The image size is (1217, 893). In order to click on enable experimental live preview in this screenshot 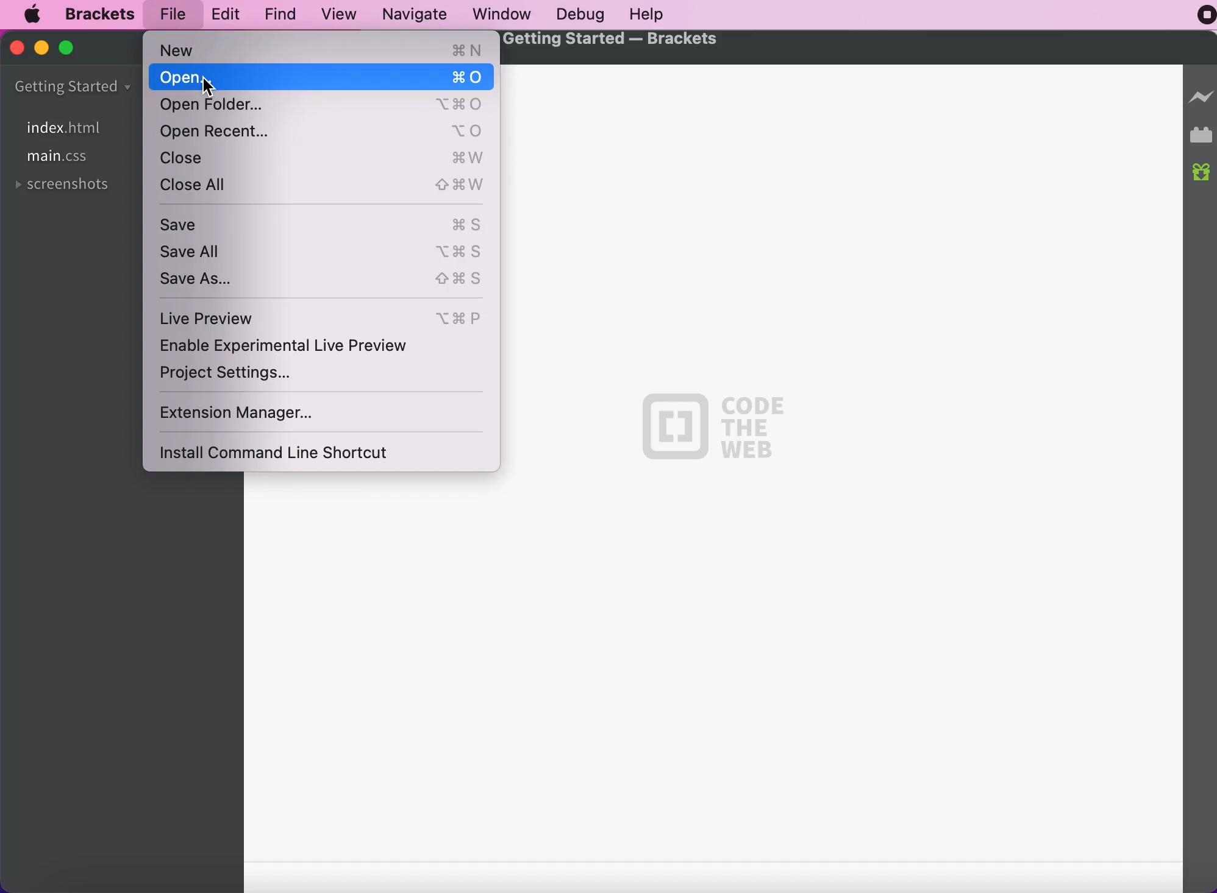, I will do `click(295, 346)`.